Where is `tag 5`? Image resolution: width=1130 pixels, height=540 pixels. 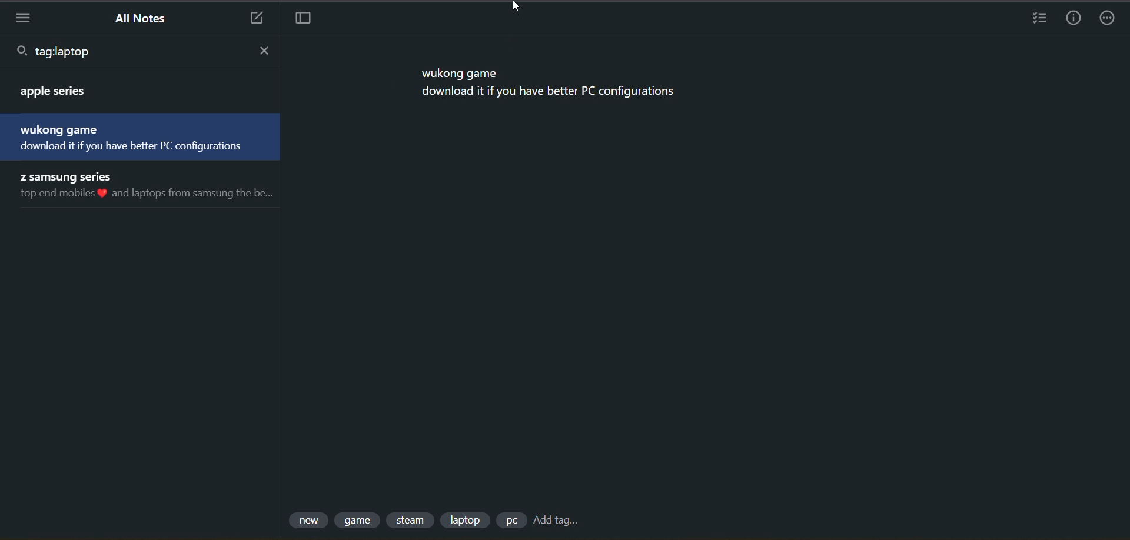
tag 5 is located at coordinates (512, 521).